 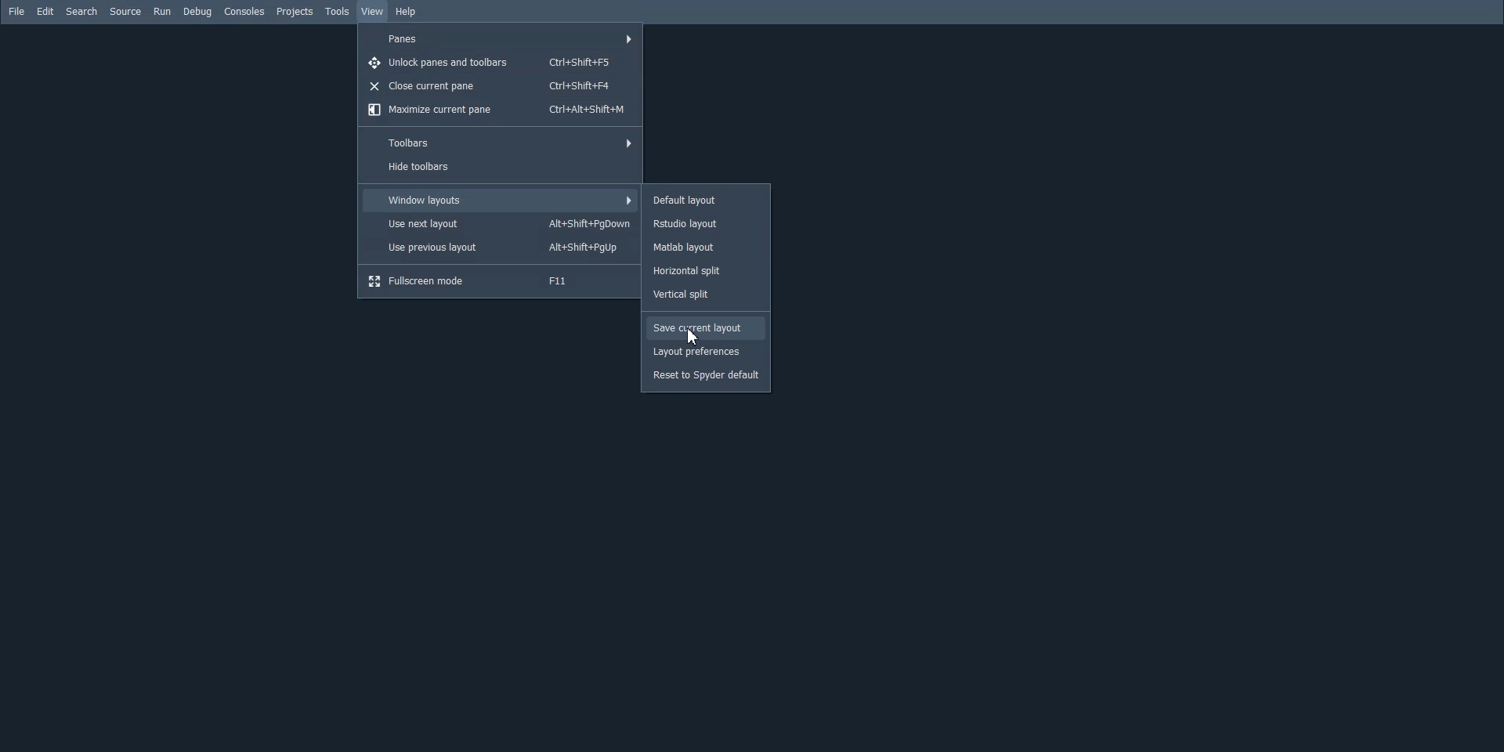 I want to click on Projects, so click(x=295, y=13).